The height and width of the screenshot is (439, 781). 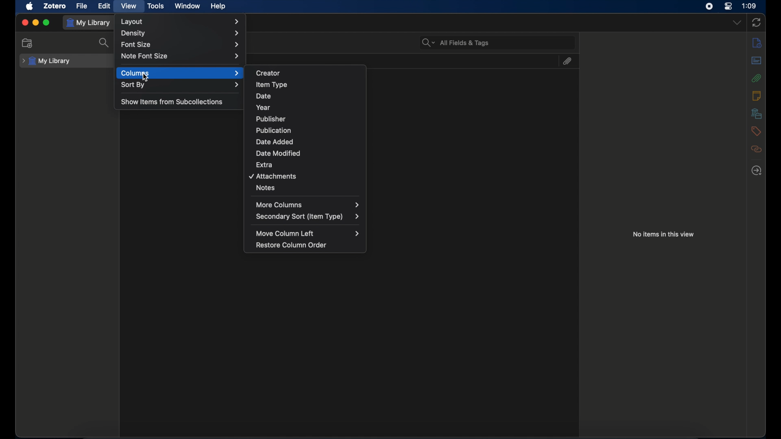 What do you see at coordinates (266, 188) in the screenshot?
I see `notes` at bounding box center [266, 188].